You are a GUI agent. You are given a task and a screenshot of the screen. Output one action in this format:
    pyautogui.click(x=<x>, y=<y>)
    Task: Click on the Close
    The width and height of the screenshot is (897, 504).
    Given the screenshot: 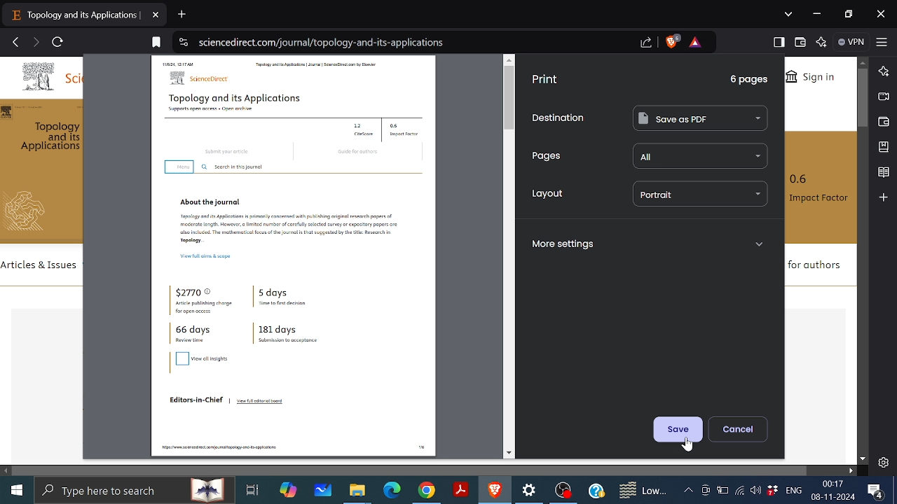 What is the action you would take?
    pyautogui.click(x=882, y=13)
    